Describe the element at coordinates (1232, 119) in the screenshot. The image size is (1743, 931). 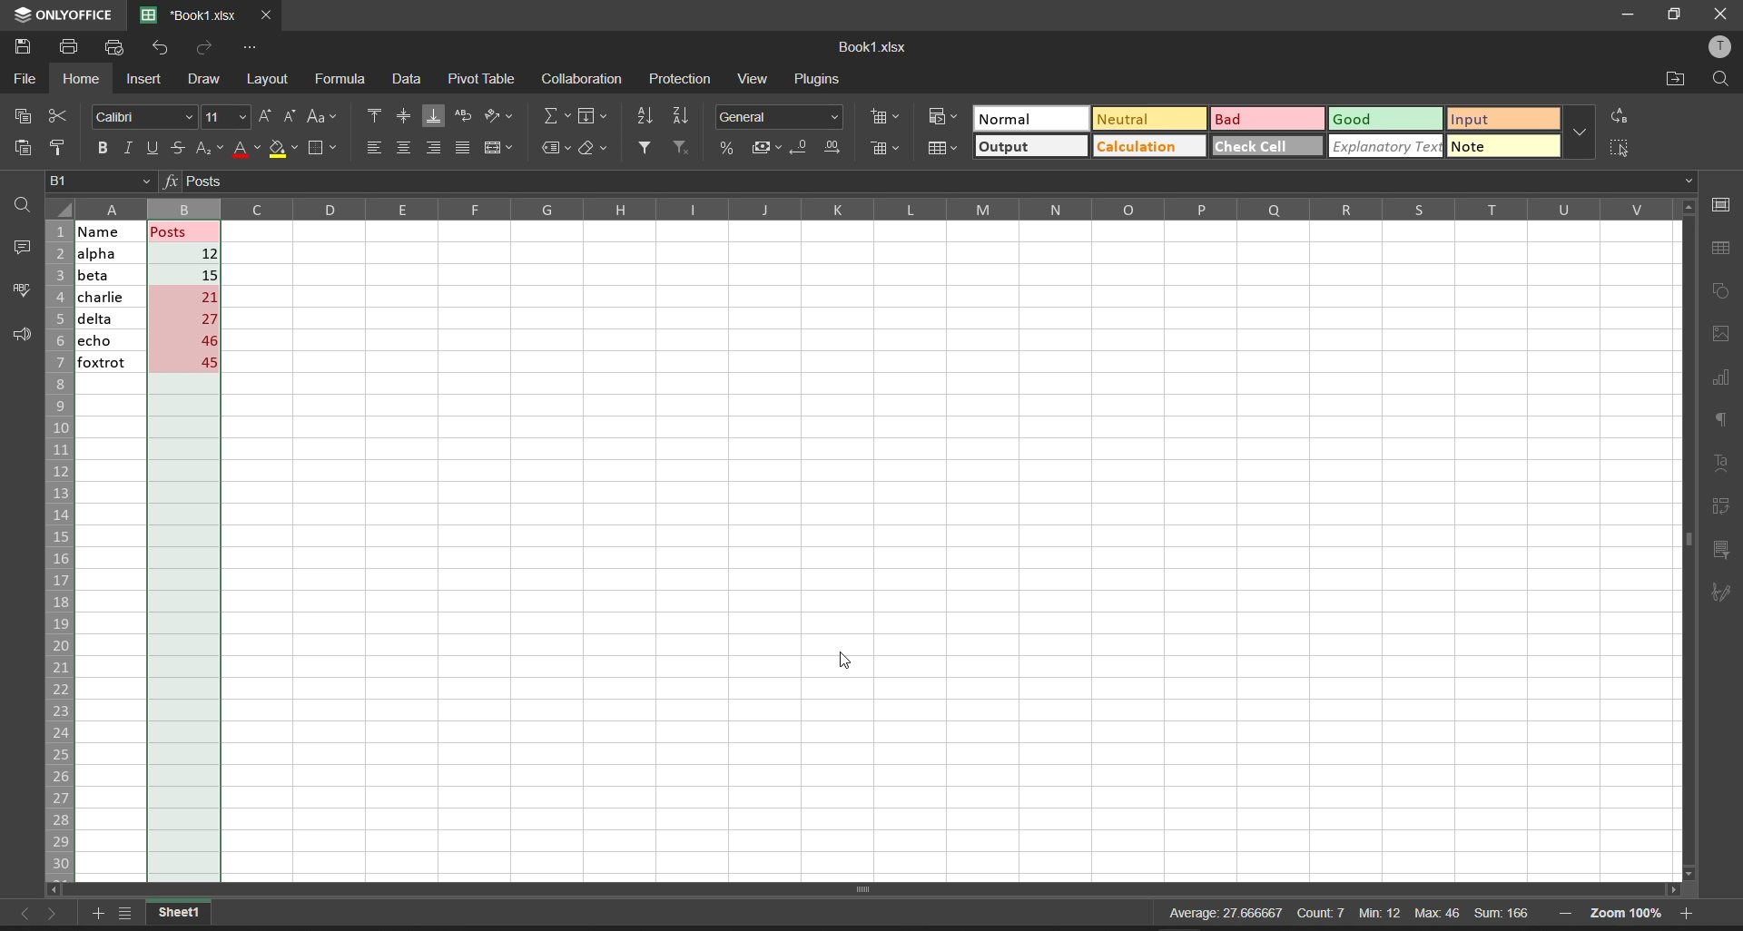
I see `Bad` at that location.